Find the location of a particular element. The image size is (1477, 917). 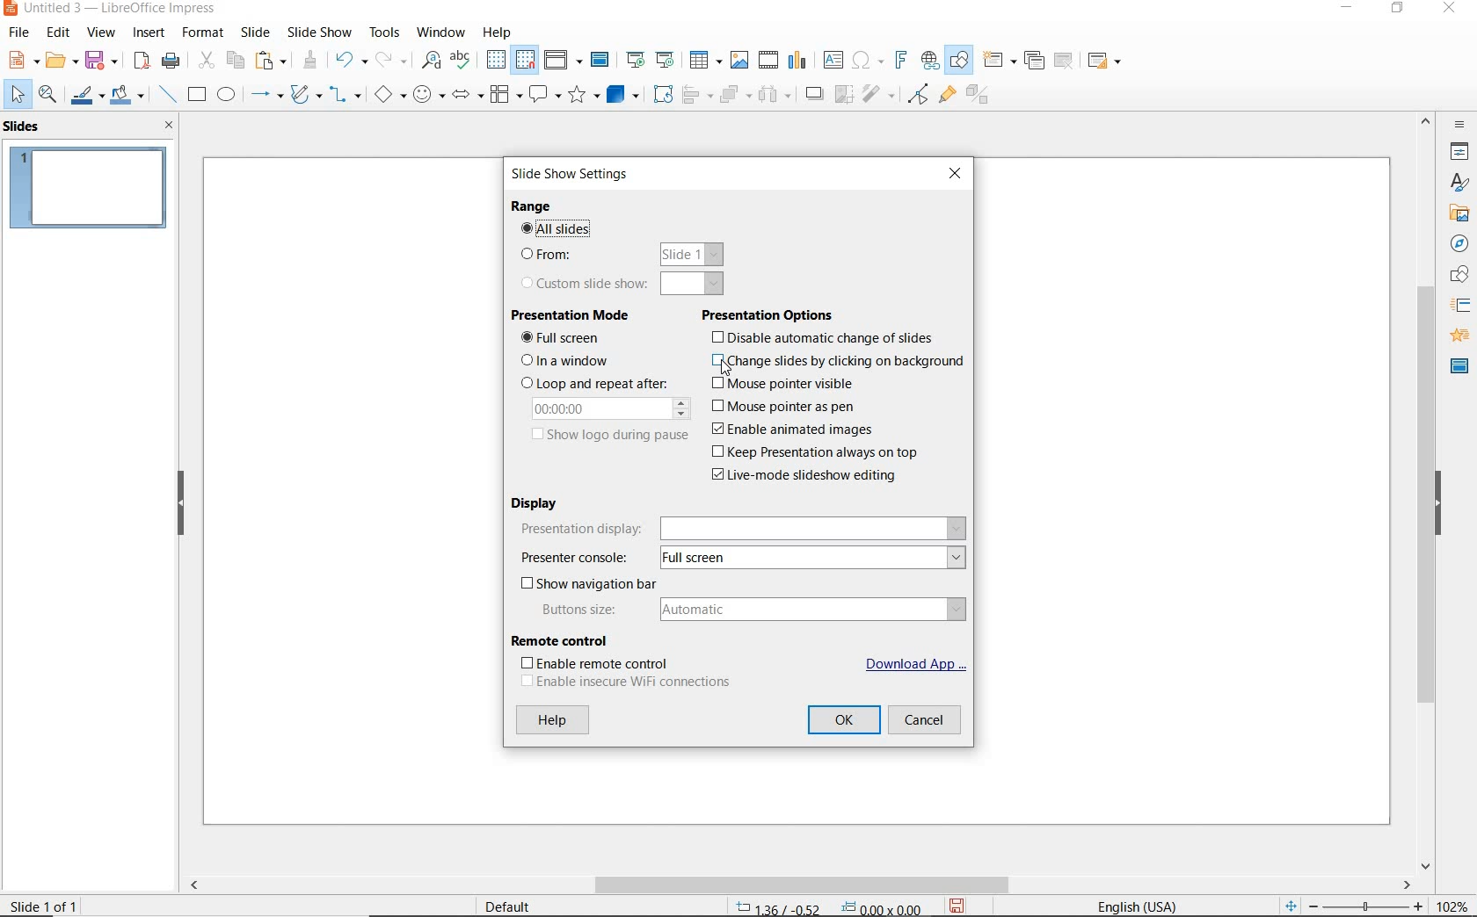

mouse pointer visible is located at coordinates (784, 384).